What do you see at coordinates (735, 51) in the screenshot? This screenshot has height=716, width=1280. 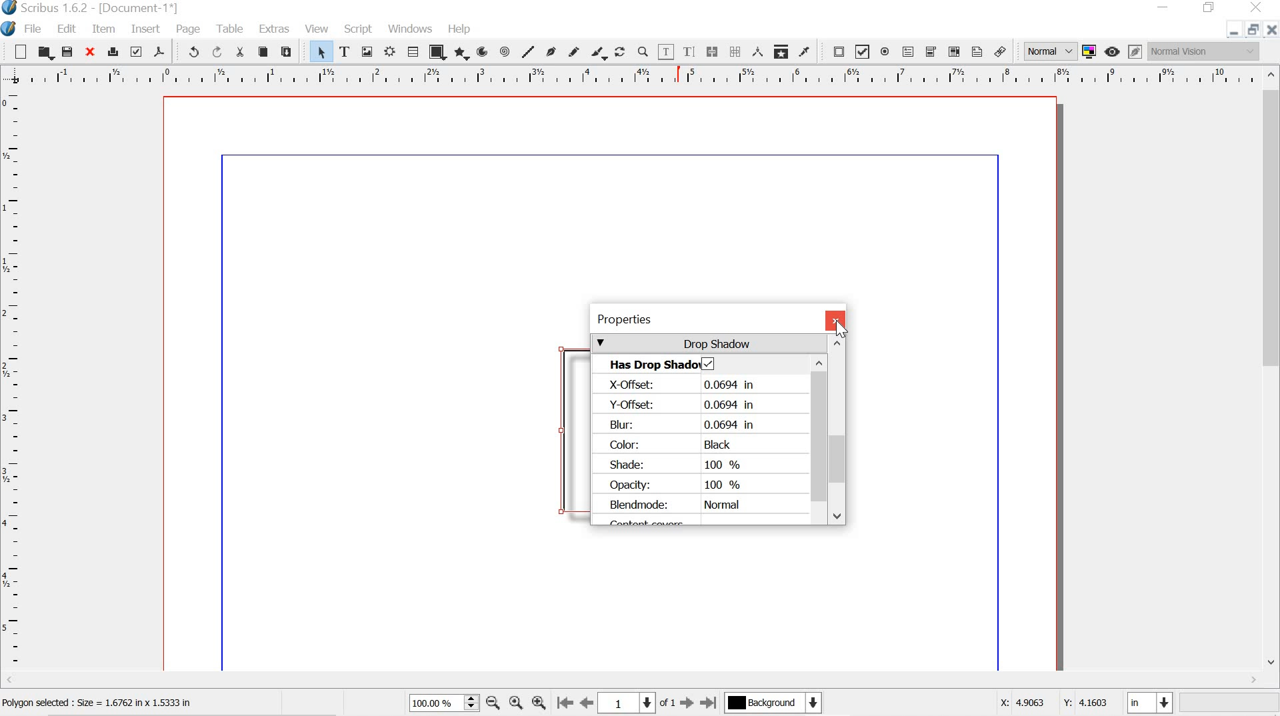 I see `unlink text frame` at bounding box center [735, 51].